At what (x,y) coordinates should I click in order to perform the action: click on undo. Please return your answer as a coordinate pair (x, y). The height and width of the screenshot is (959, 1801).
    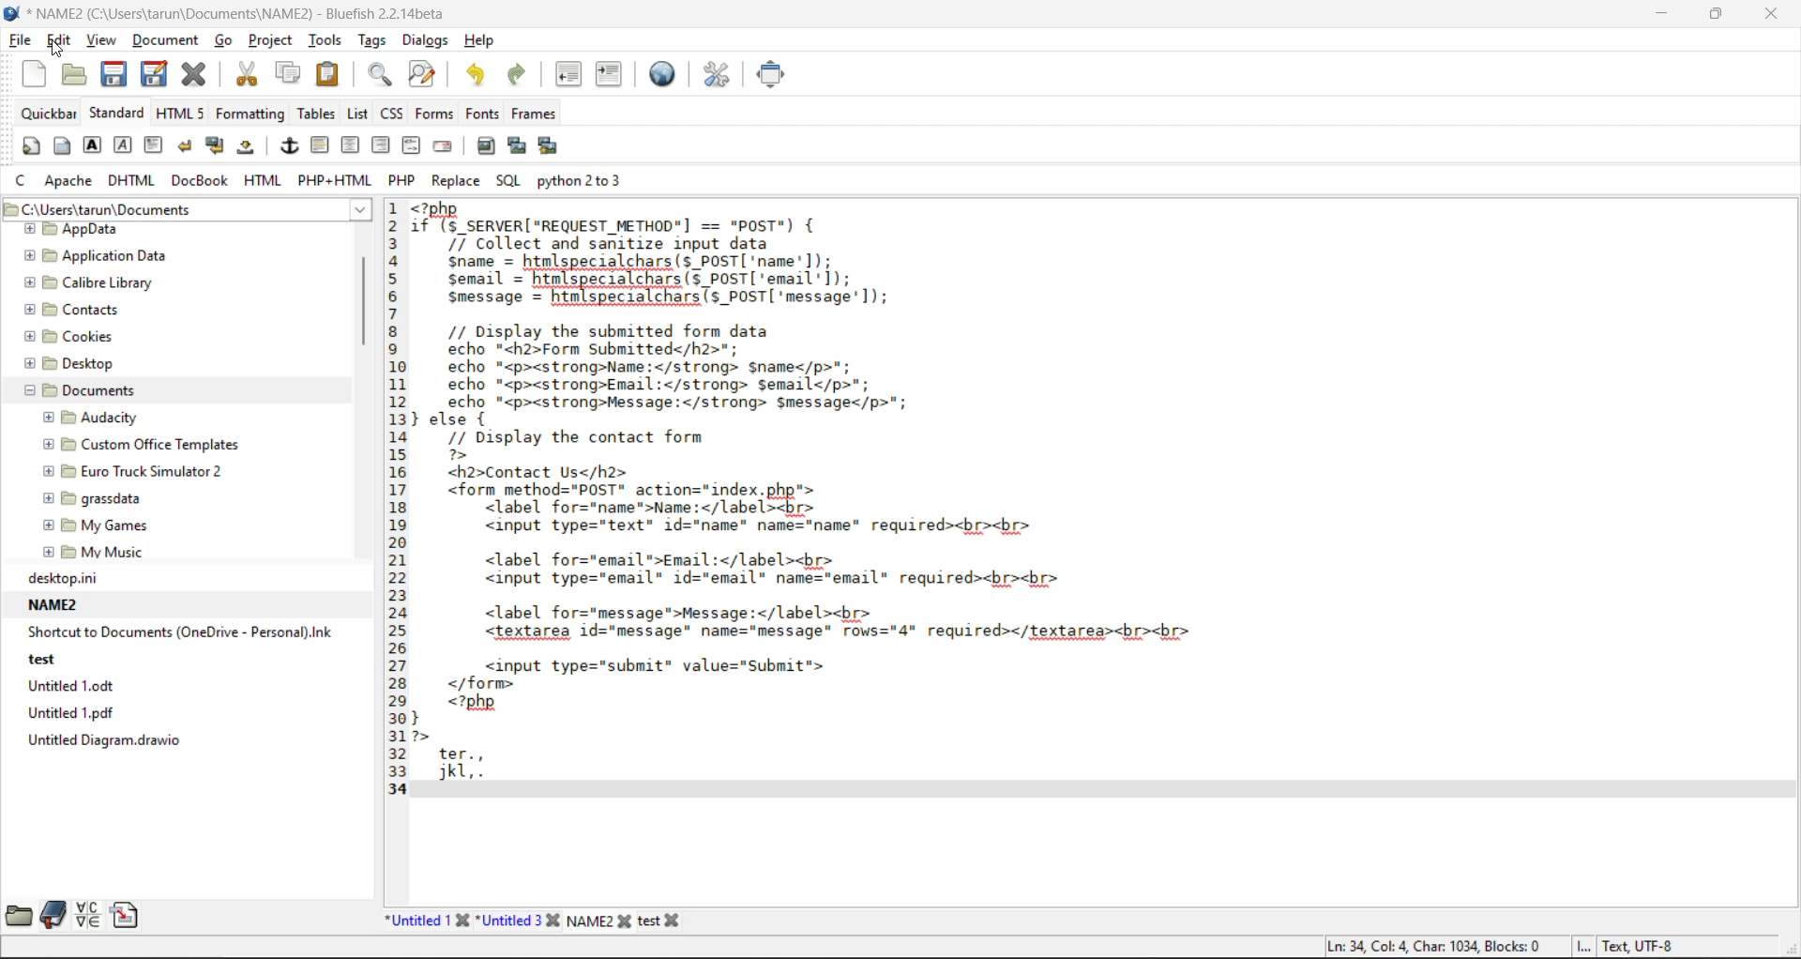
    Looking at the image, I should click on (476, 72).